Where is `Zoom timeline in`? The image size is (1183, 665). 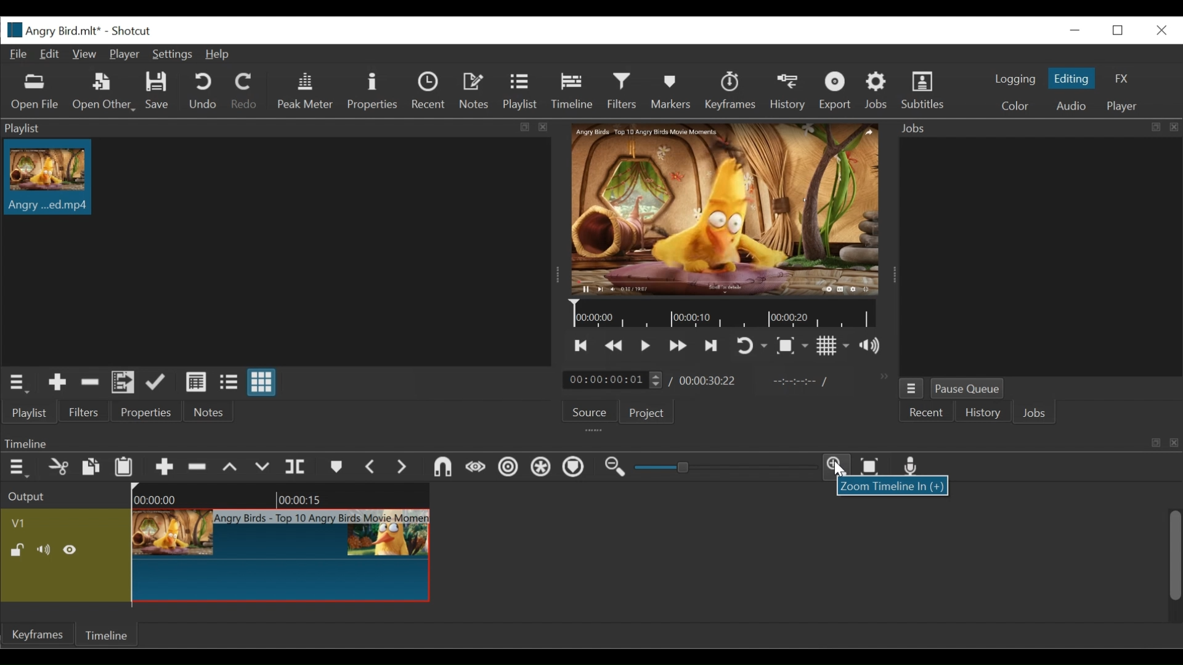
Zoom timeline in is located at coordinates (839, 469).